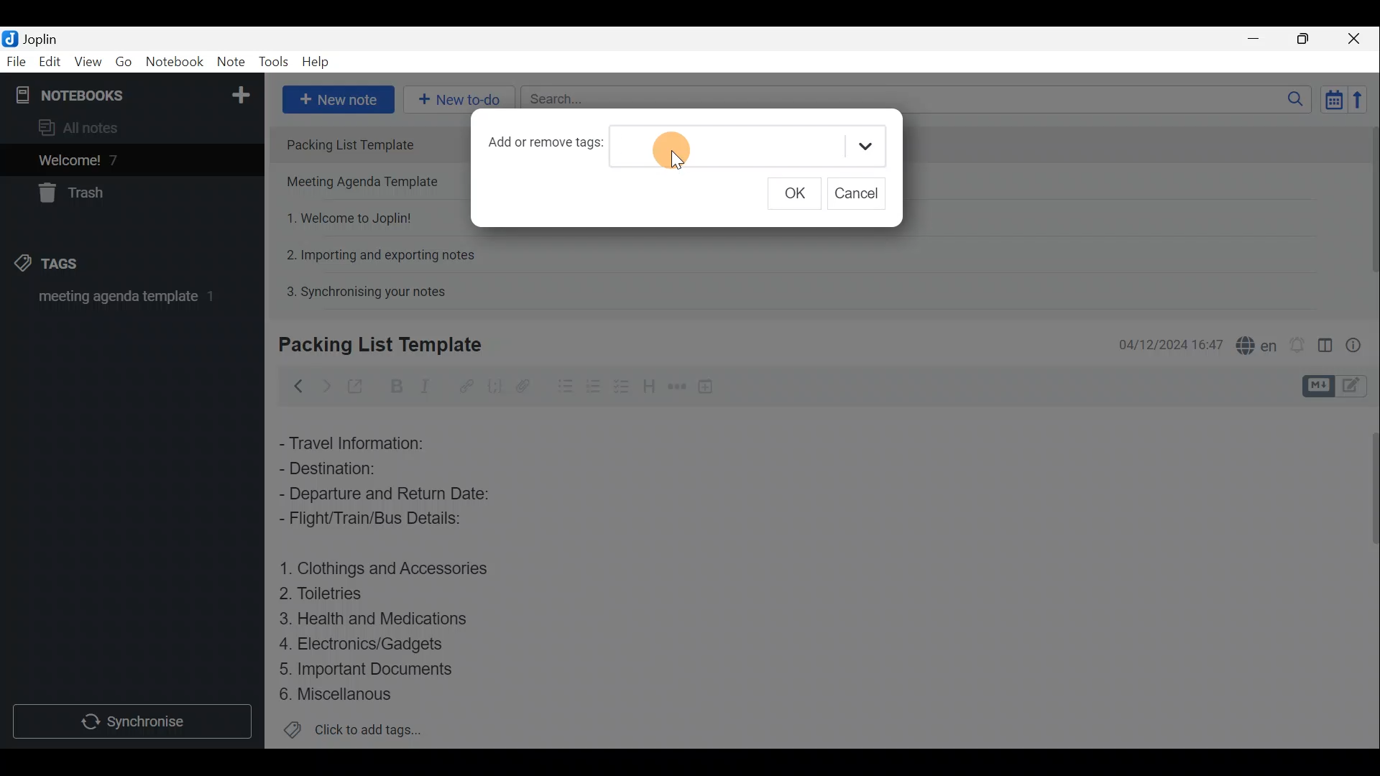  What do you see at coordinates (675, 387) in the screenshot?
I see `Horizontal rule` at bounding box center [675, 387].